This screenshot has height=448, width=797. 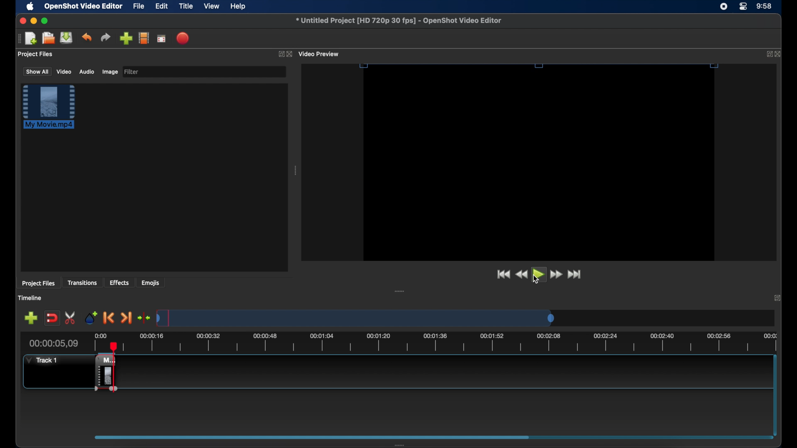 I want to click on close, so click(x=22, y=21).